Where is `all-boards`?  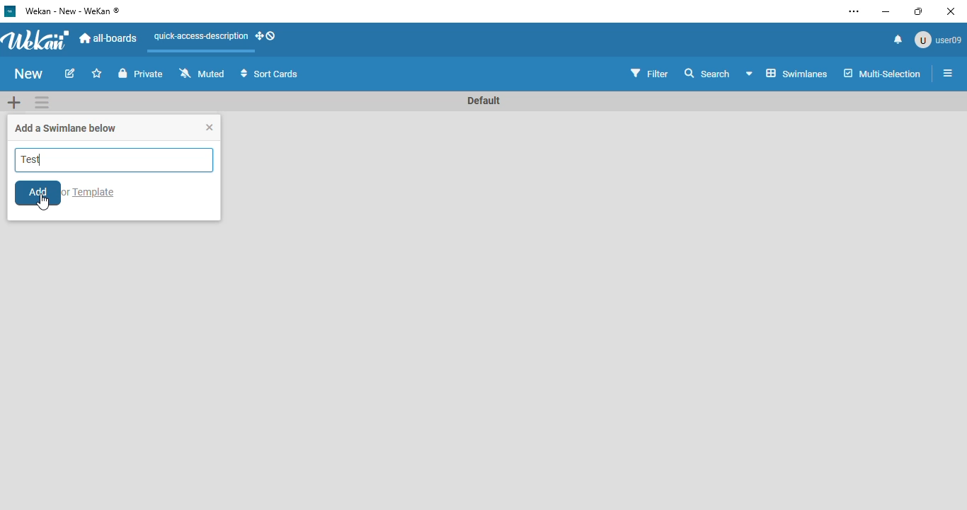 all-boards is located at coordinates (109, 38).